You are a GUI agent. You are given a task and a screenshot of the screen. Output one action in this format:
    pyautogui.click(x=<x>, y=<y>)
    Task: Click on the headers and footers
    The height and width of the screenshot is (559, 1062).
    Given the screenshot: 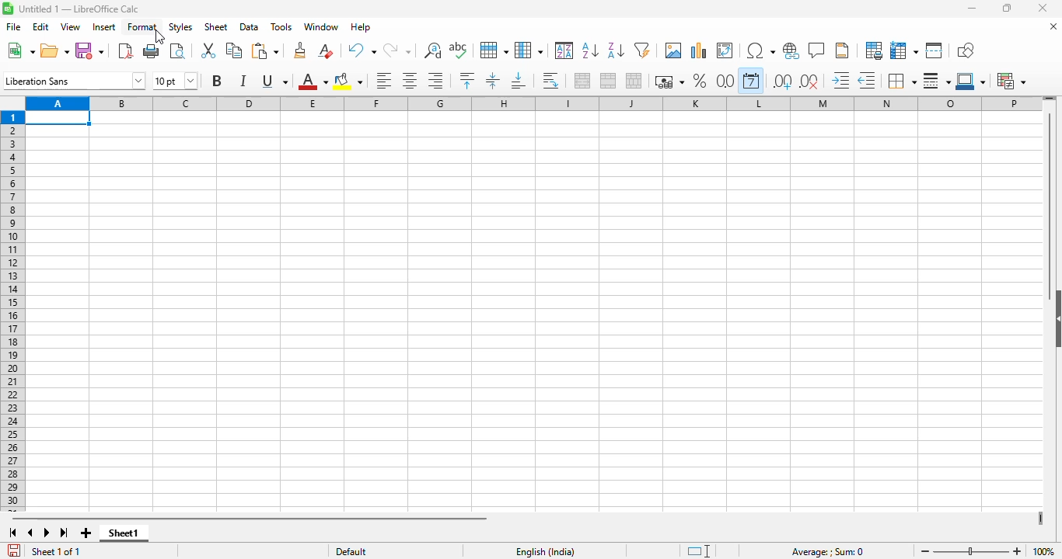 What is the action you would take?
    pyautogui.click(x=842, y=50)
    